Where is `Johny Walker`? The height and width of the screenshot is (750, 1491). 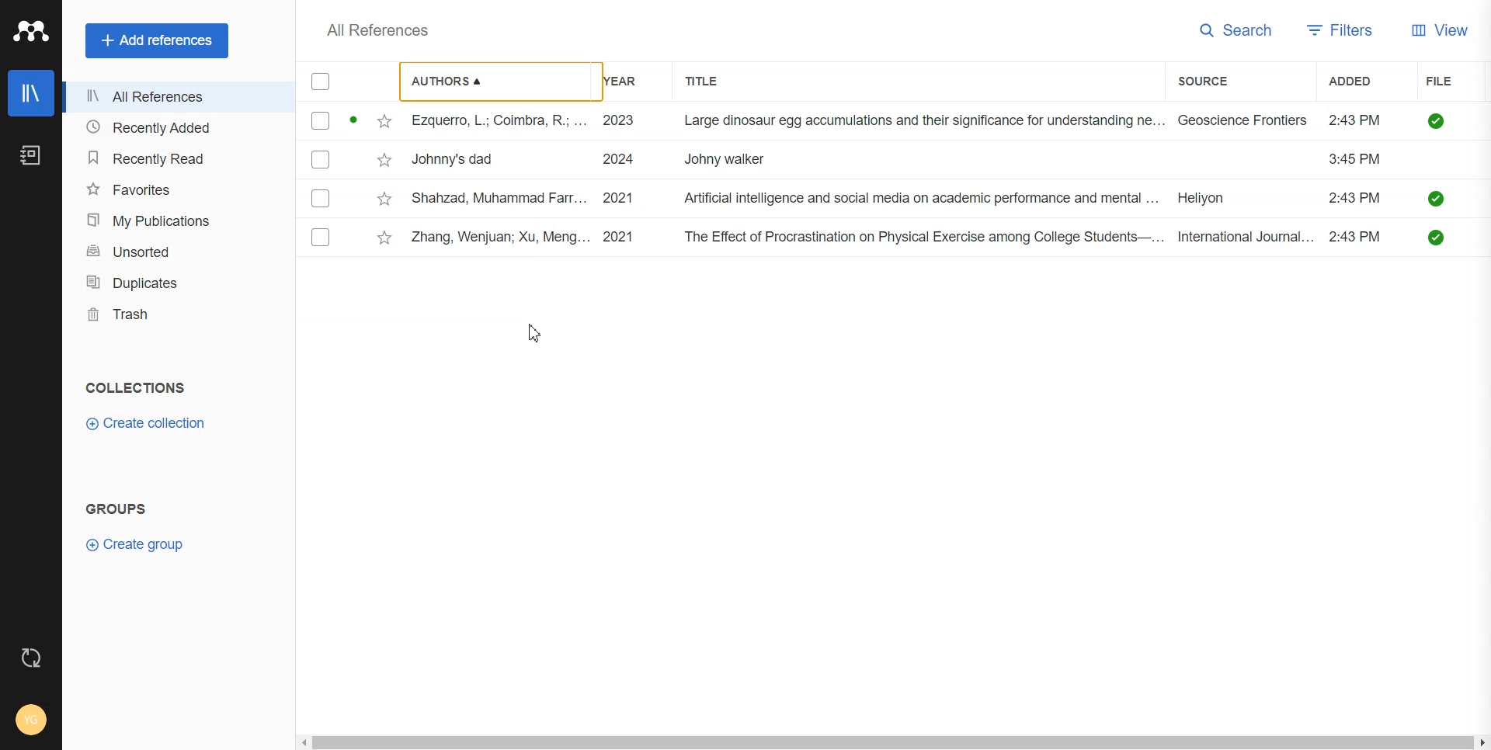 Johny Walker is located at coordinates (734, 160).